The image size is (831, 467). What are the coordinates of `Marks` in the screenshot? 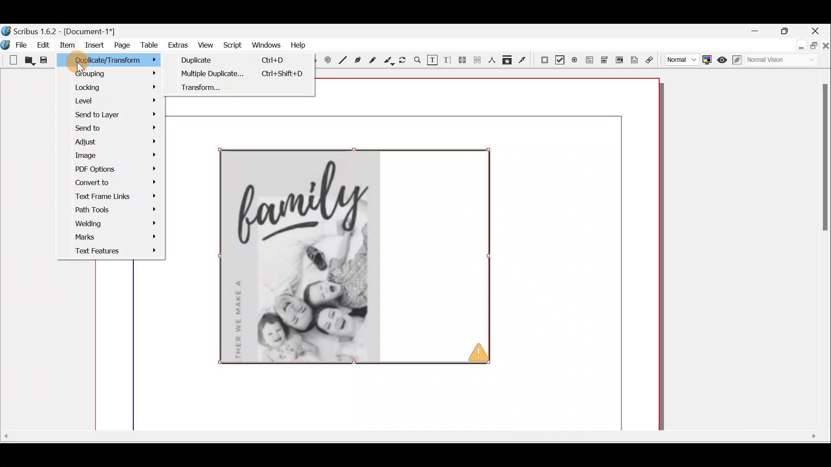 It's located at (111, 239).